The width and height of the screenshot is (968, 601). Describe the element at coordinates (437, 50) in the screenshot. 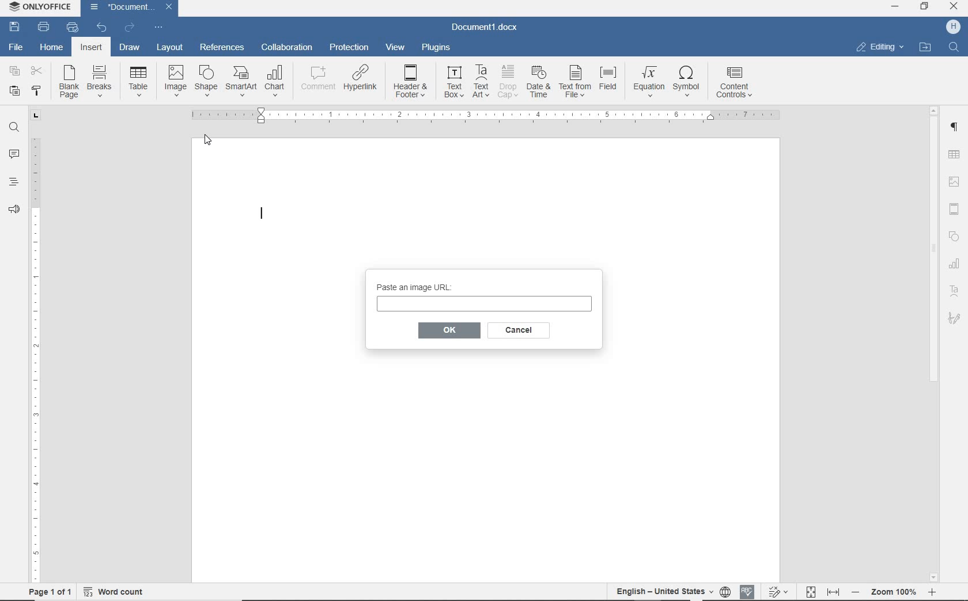

I see `plugins` at that location.